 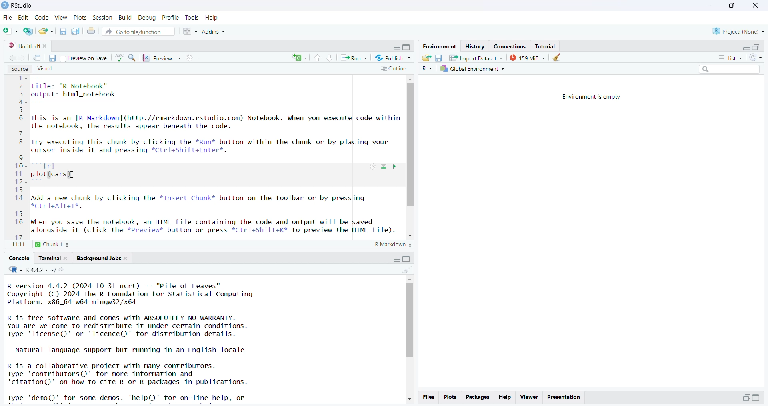 What do you see at coordinates (546, 46) in the screenshot?
I see `tutorial` at bounding box center [546, 46].